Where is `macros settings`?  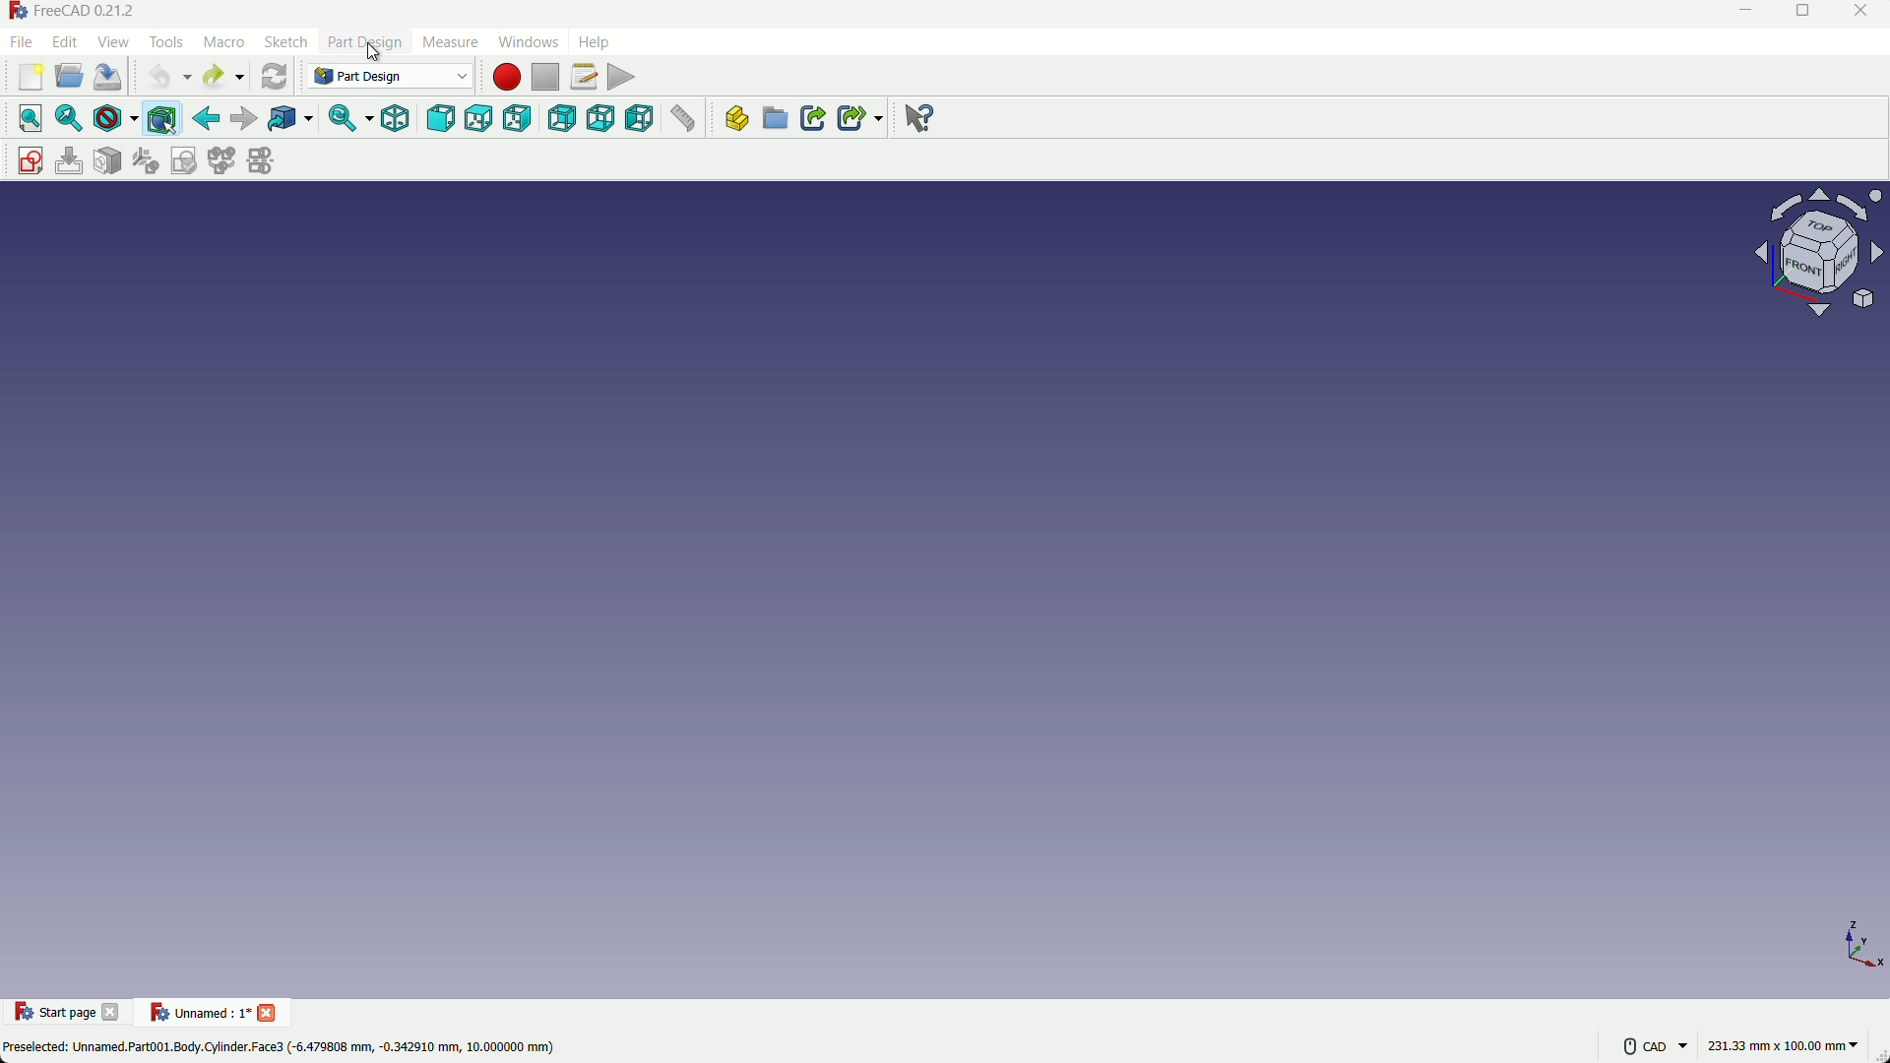
macros settings is located at coordinates (584, 77).